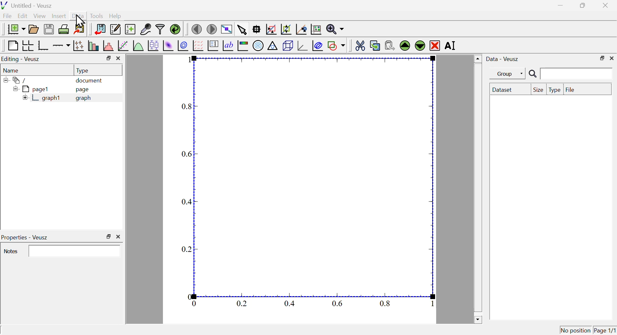  Describe the element at coordinates (198, 46) in the screenshot. I see `plot a vector field` at that location.